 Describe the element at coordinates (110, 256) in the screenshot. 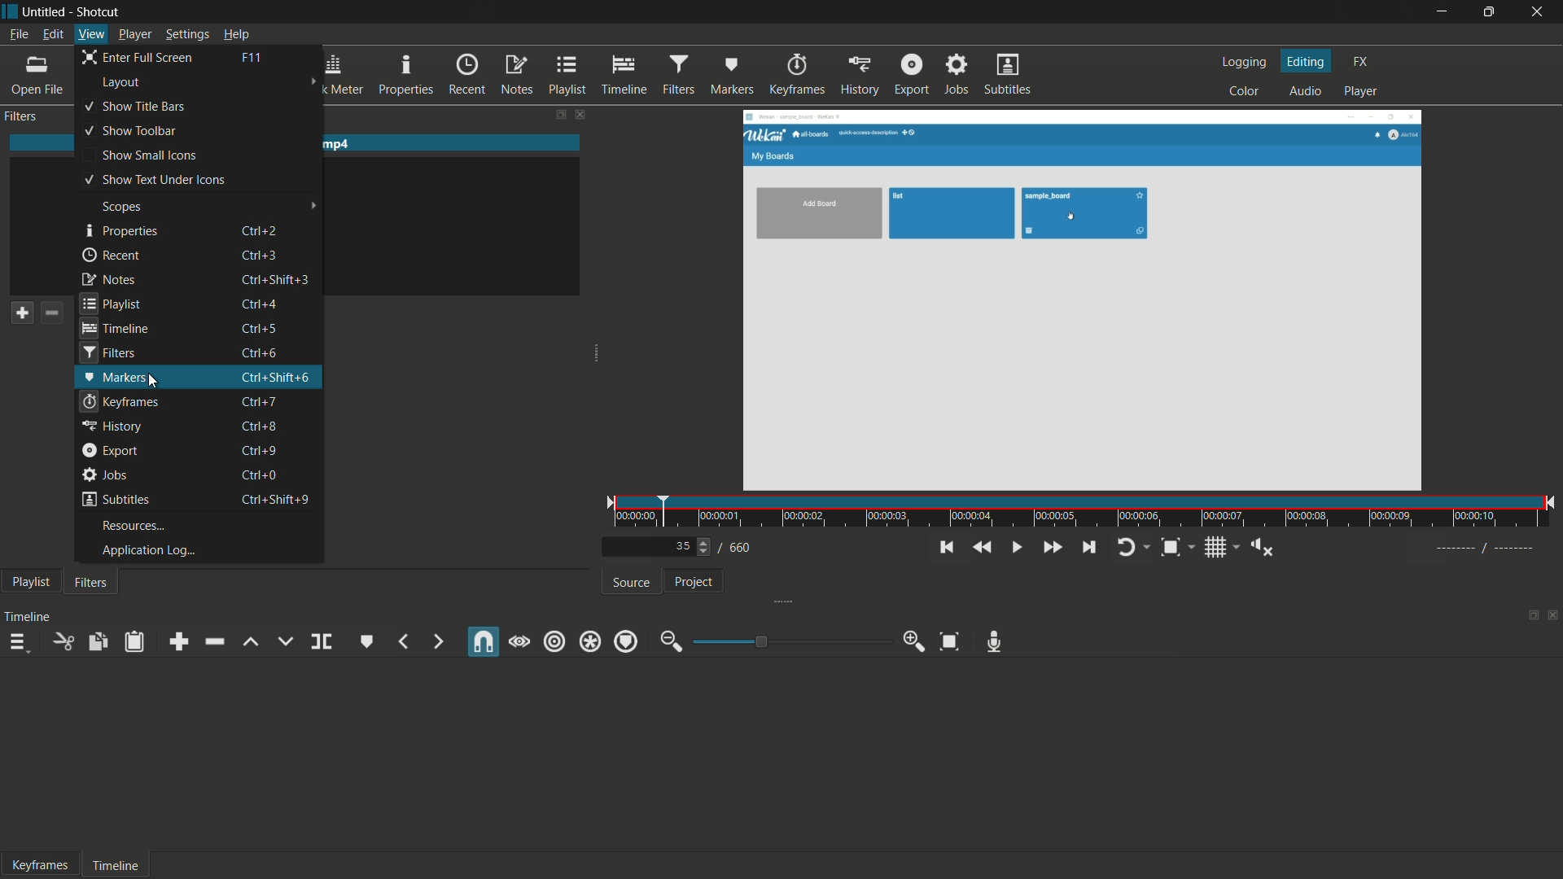

I see `recent` at that location.